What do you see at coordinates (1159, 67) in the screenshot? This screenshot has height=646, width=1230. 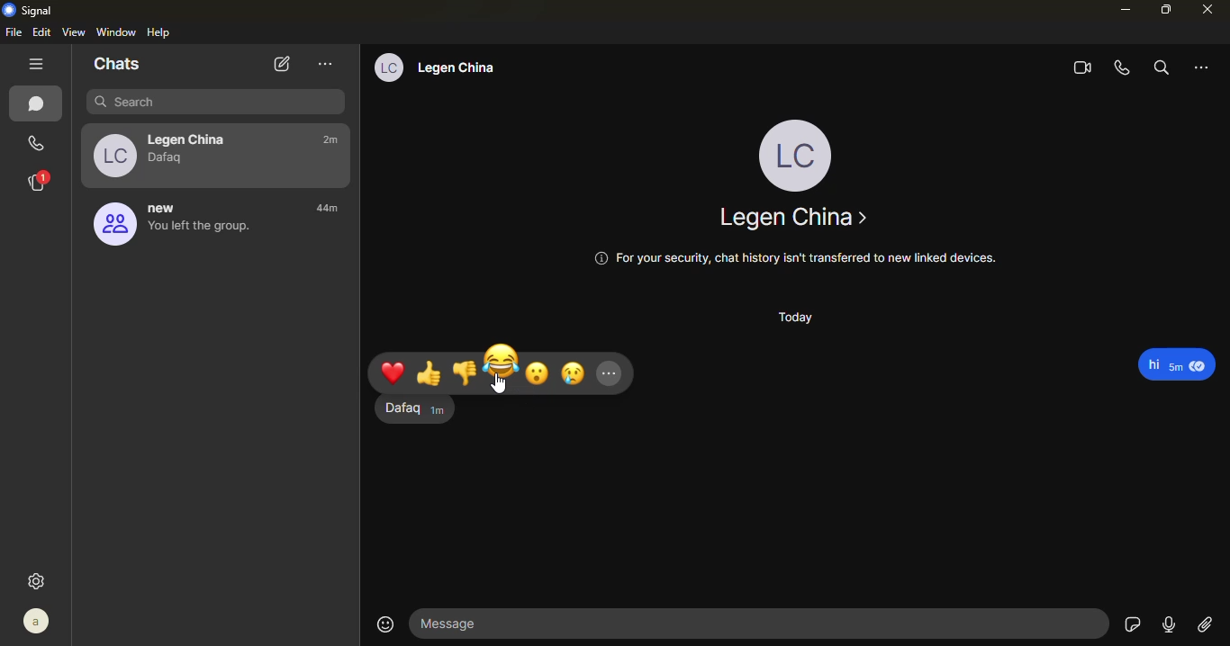 I see `search` at bounding box center [1159, 67].